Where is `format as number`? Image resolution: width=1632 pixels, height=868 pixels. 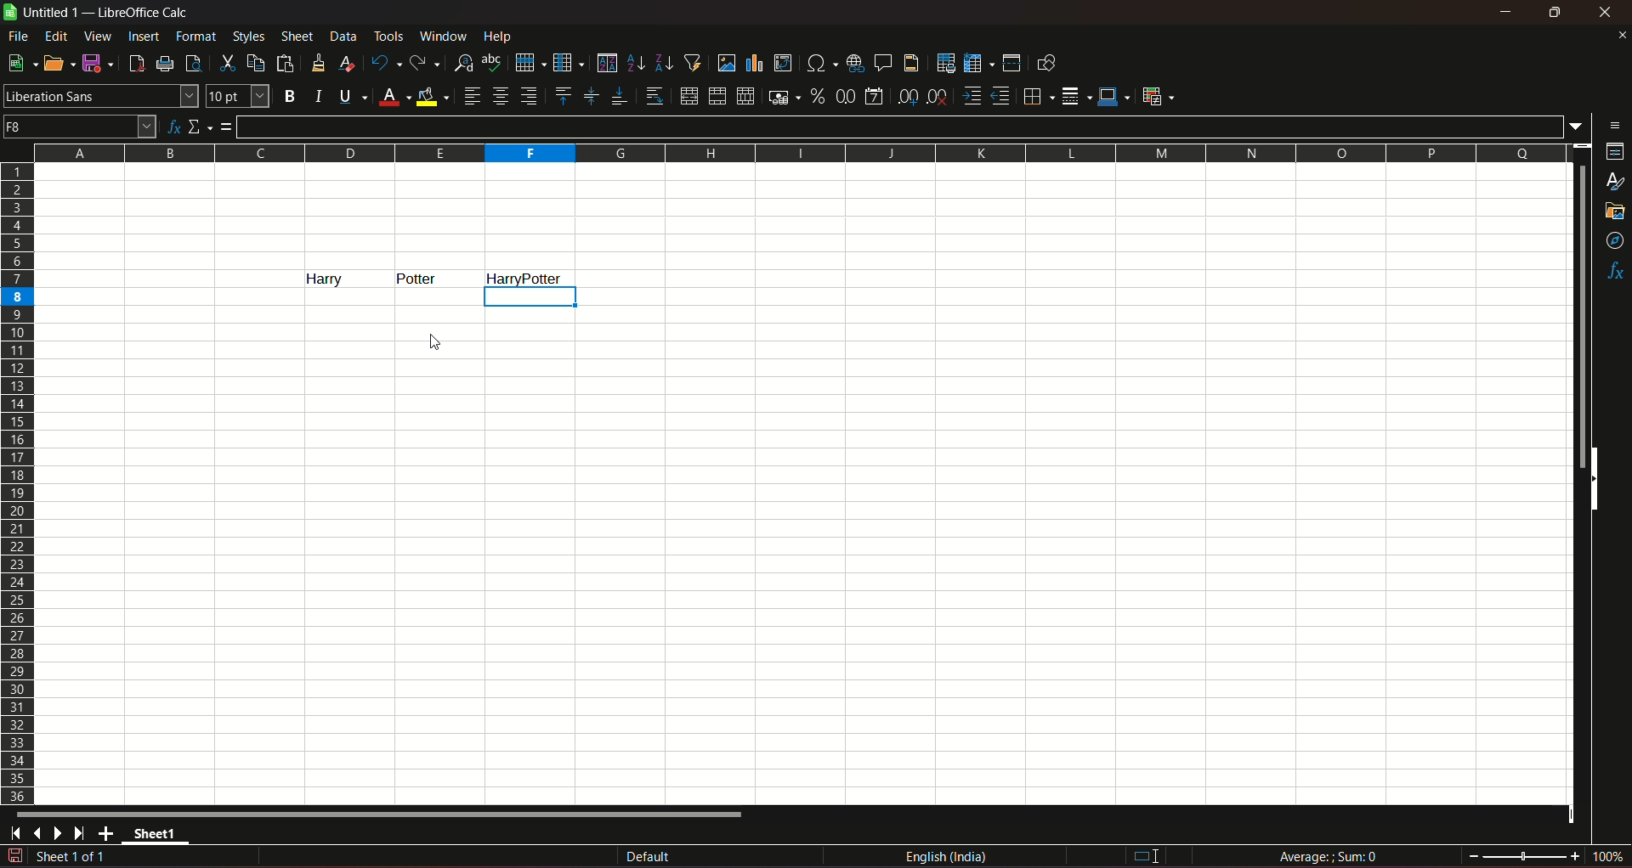 format as number is located at coordinates (845, 95).